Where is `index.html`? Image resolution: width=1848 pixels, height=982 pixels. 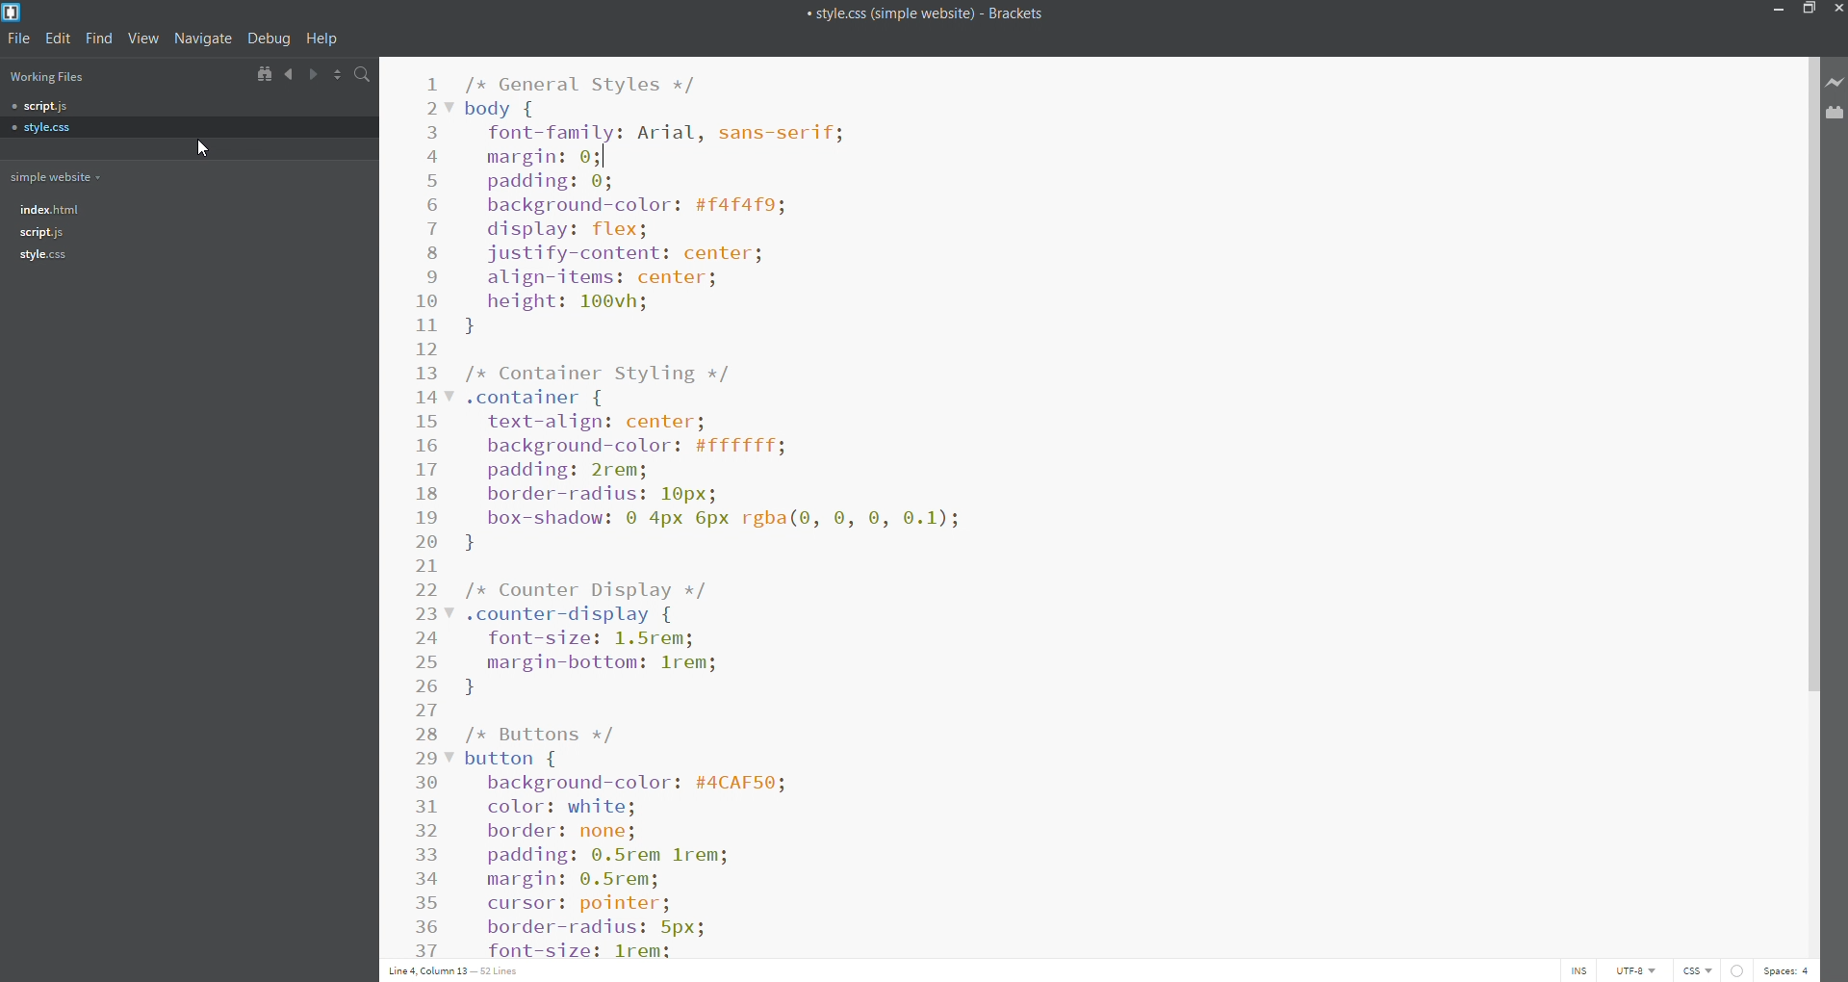 index.html is located at coordinates (186, 209).